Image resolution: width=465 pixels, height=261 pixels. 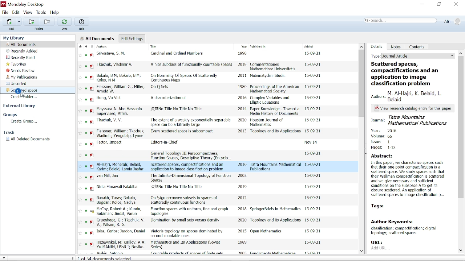 What do you see at coordinates (21, 58) in the screenshot?
I see `Recently read` at bounding box center [21, 58].